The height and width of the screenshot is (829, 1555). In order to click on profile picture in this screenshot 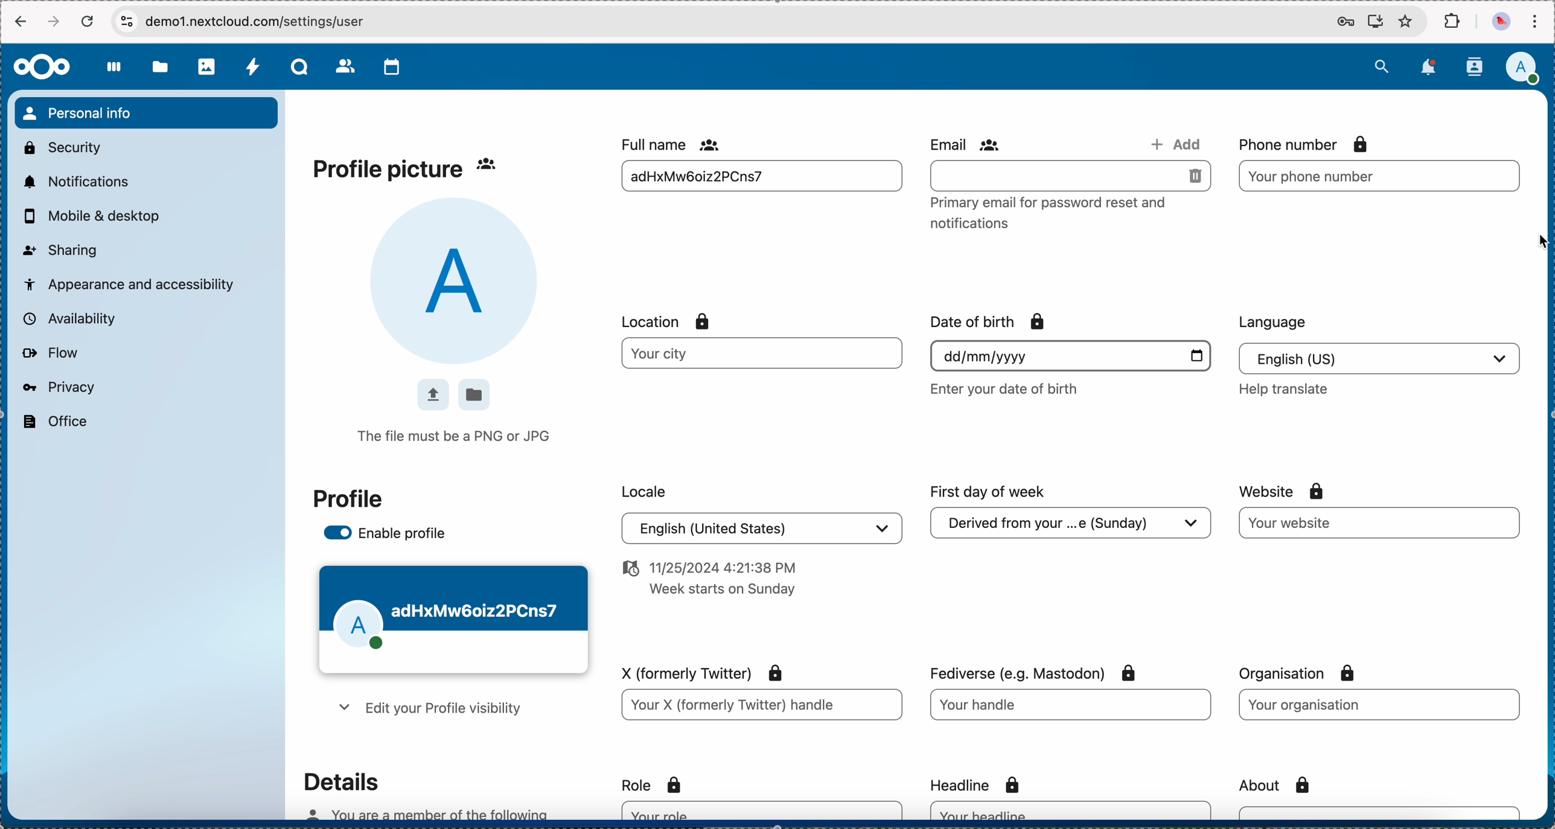, I will do `click(389, 170)`.